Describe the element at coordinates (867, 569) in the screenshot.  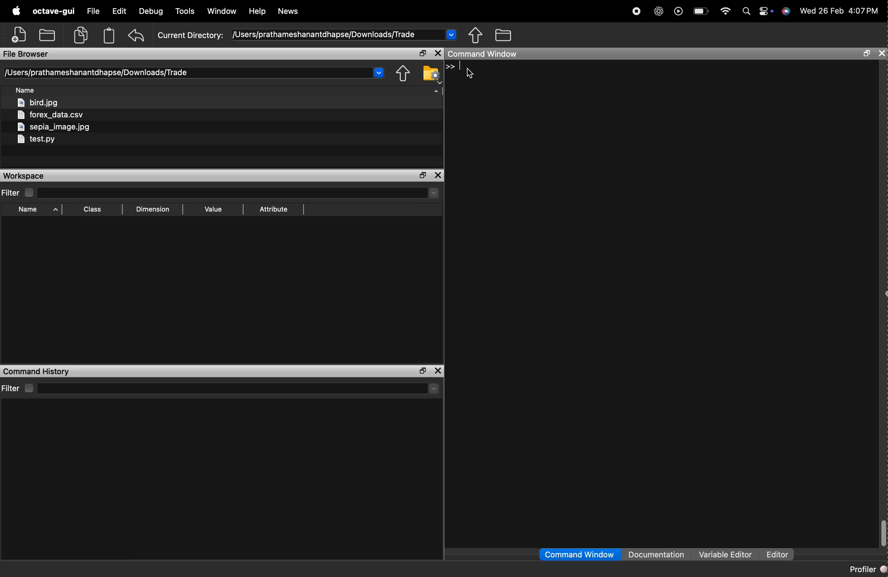
I see `Profiler @` at that location.